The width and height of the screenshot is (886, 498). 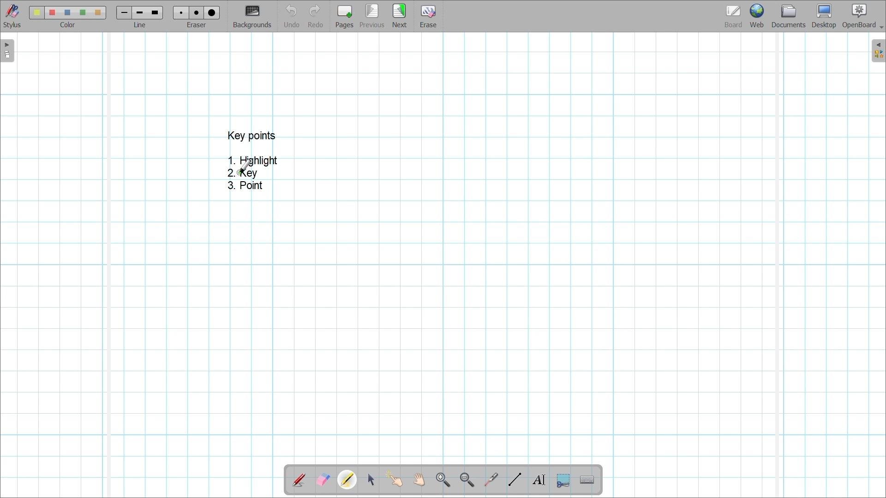 I want to click on Cursor over point 2, so click(x=245, y=166).